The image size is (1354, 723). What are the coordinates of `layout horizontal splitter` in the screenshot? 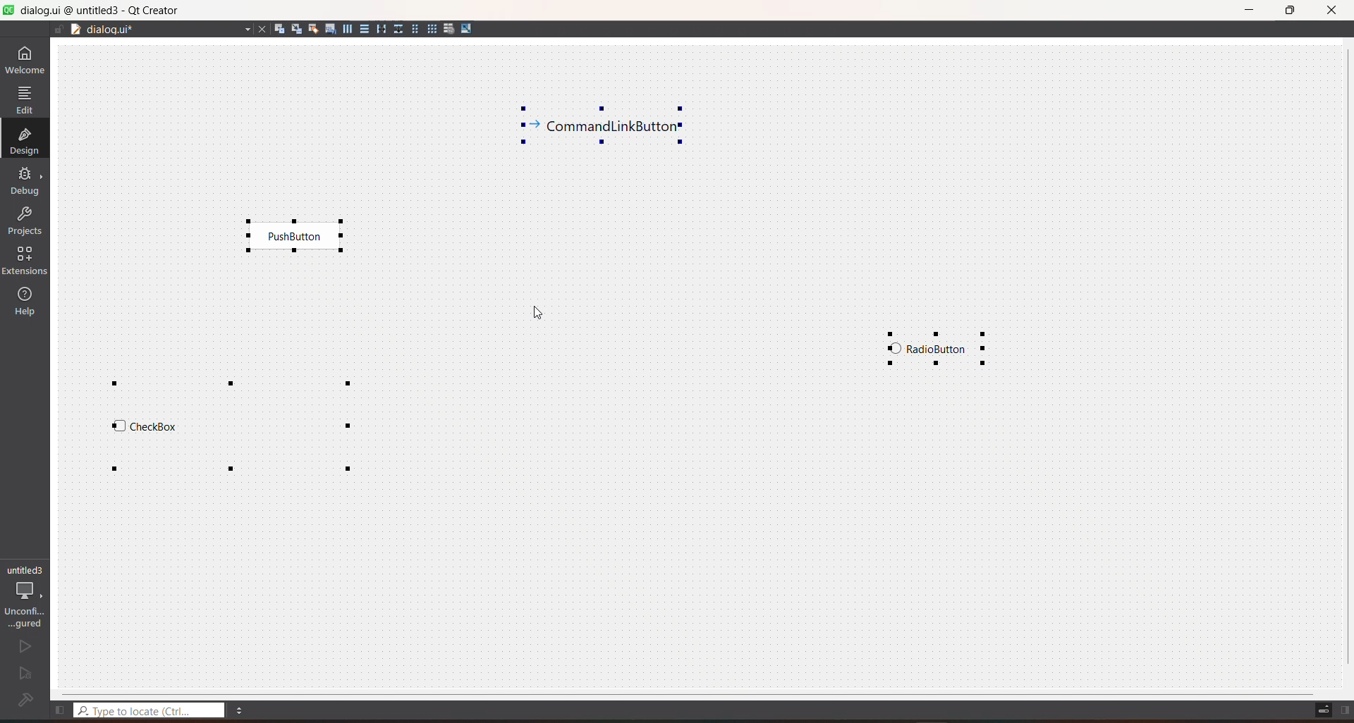 It's located at (379, 28).